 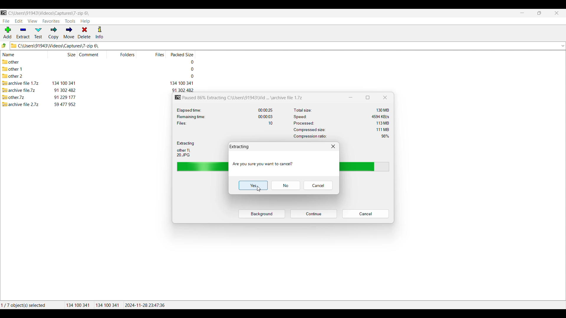 I want to click on C\Users\91943\Videos\Captures\7-zip 6\, so click(x=63, y=46).